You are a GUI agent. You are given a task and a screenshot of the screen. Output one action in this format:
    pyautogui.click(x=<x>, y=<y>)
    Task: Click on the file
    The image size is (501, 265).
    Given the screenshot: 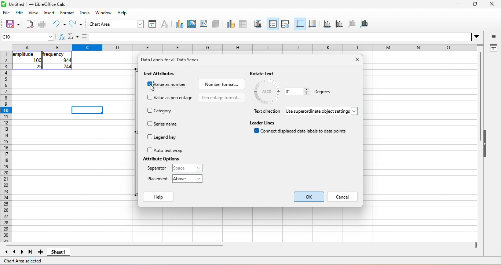 What is the action you would take?
    pyautogui.click(x=7, y=13)
    